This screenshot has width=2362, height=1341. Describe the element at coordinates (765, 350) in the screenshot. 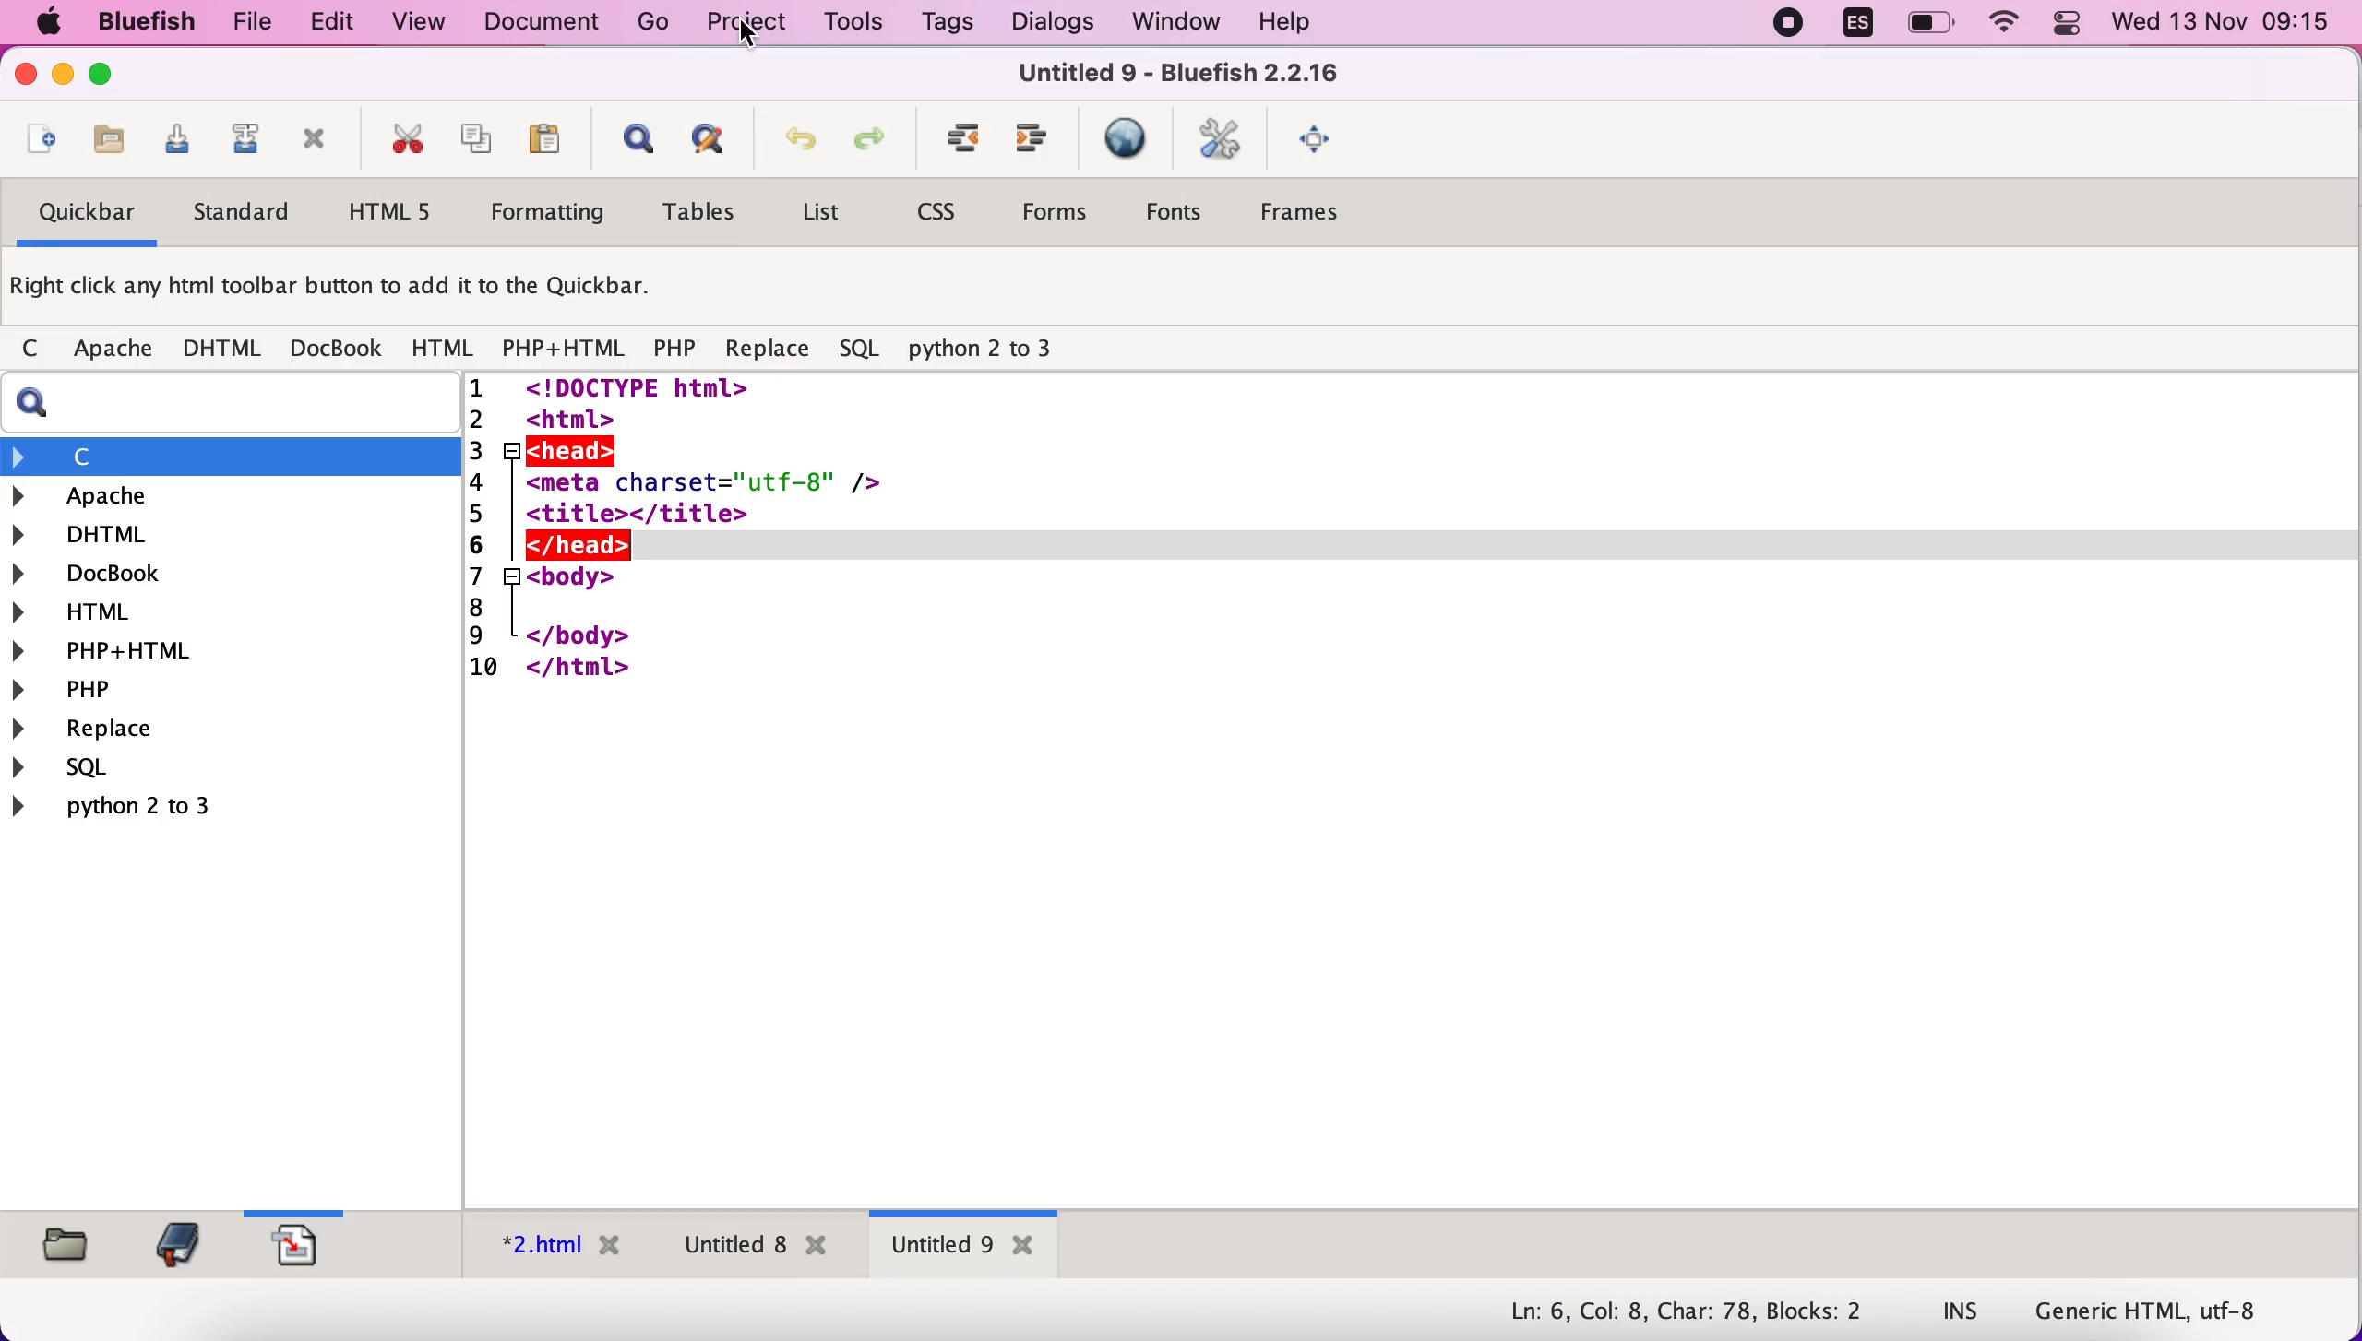

I see `replace` at that location.